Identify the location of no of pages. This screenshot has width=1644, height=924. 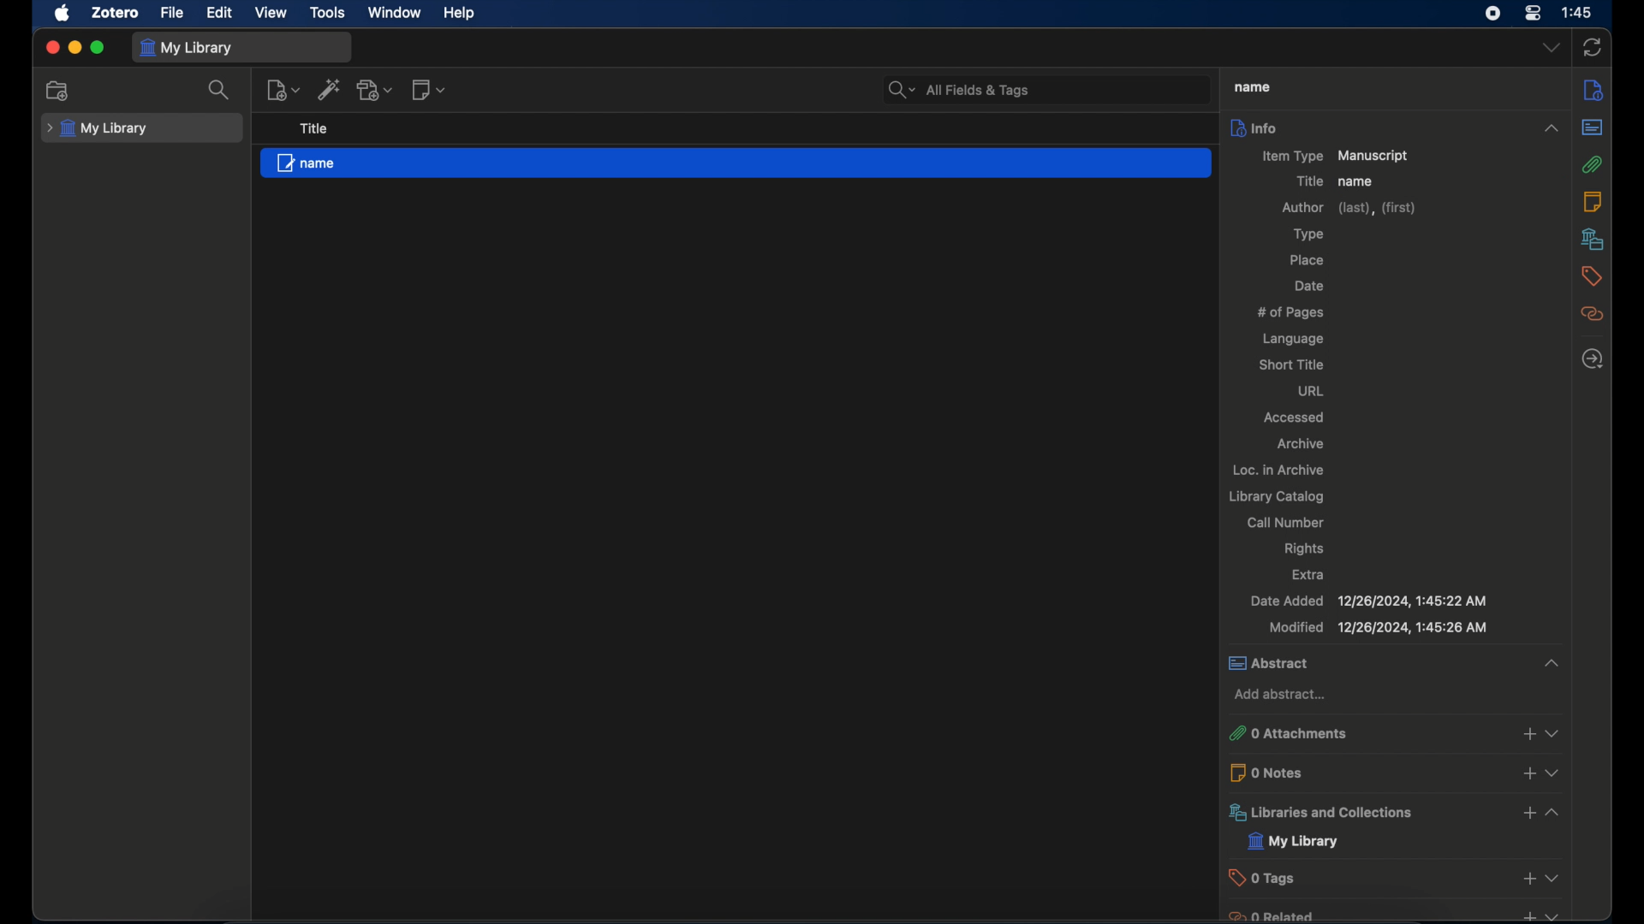
(1291, 312).